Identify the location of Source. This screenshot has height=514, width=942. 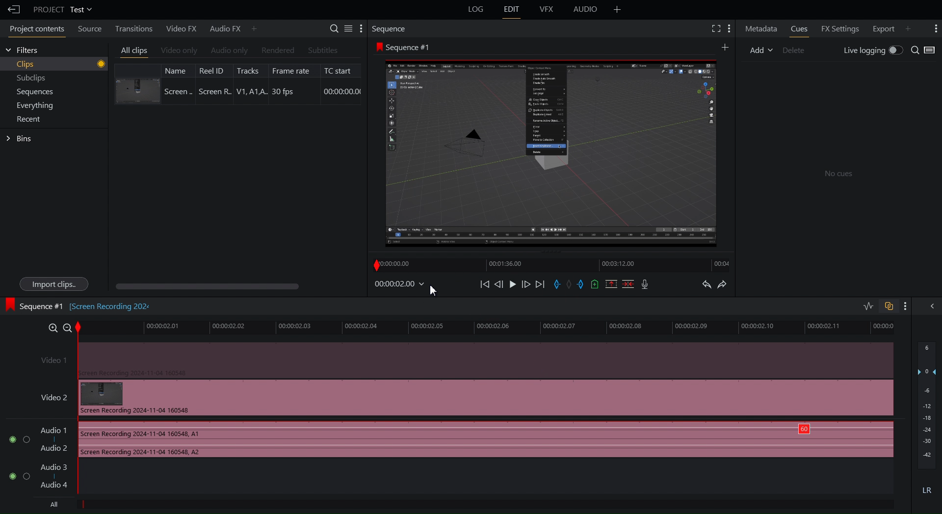
(87, 30).